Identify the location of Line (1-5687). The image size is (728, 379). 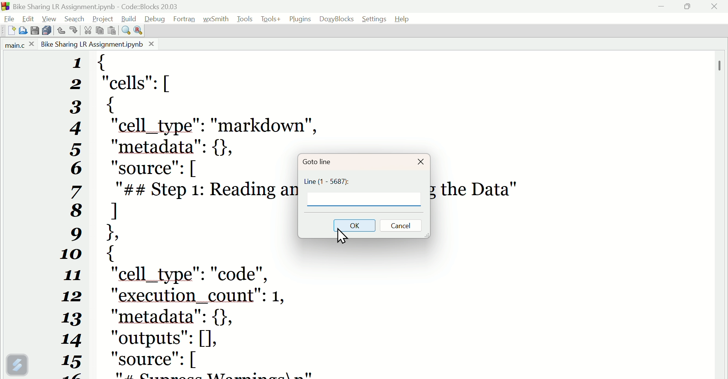
(333, 181).